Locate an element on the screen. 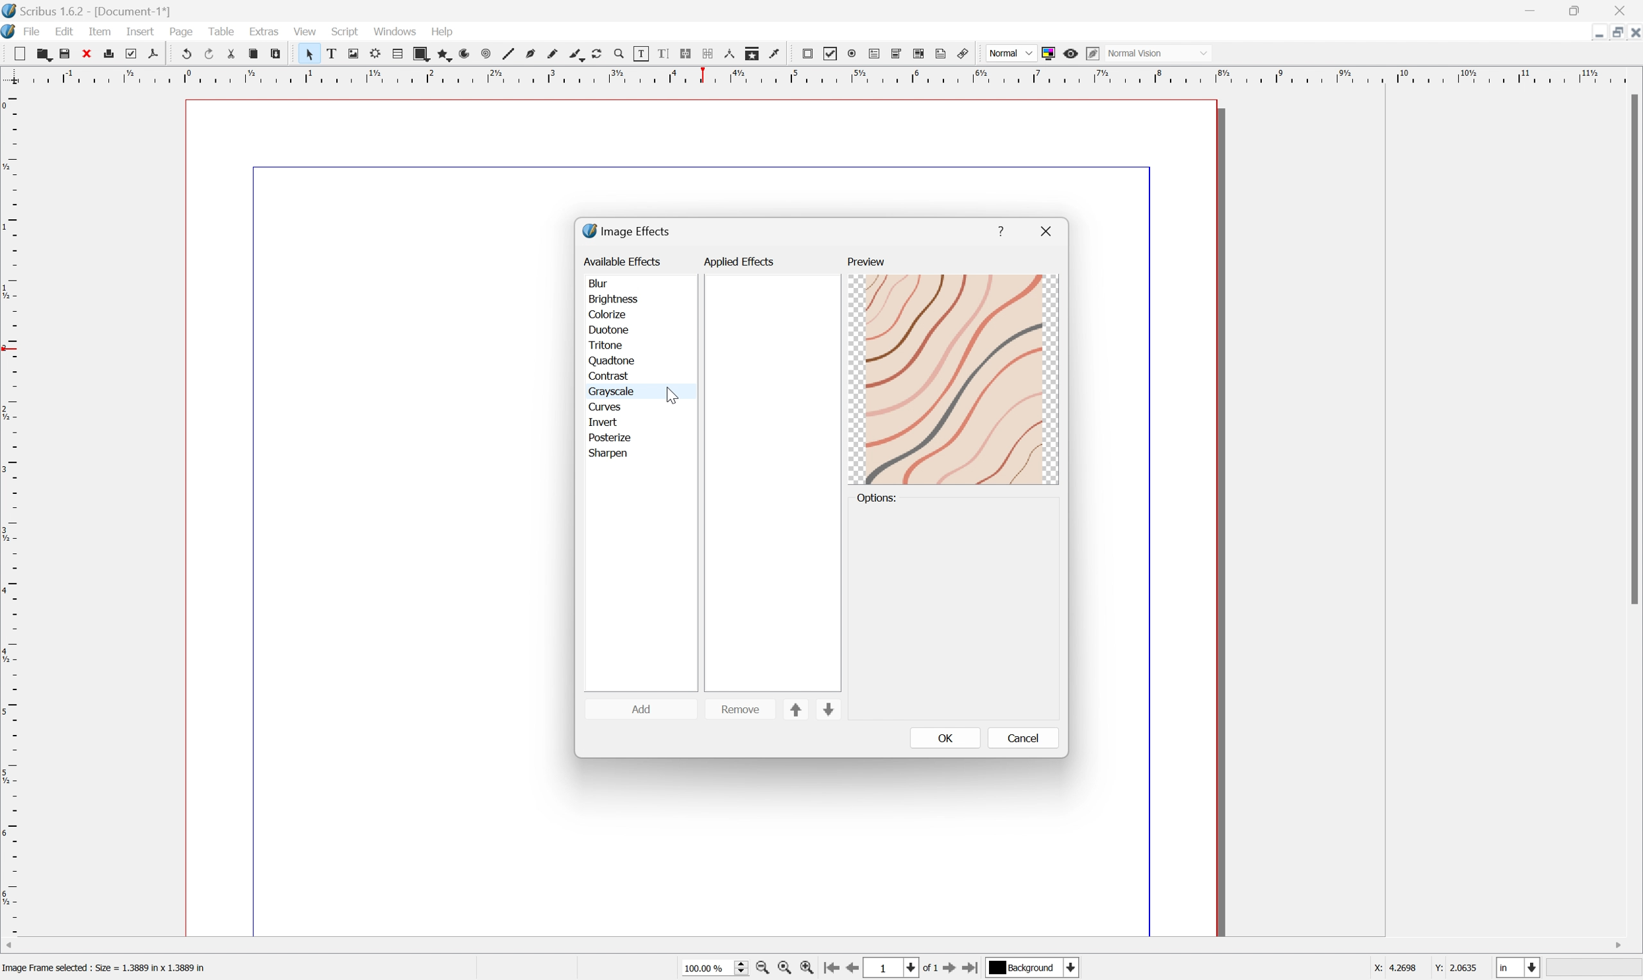 The image size is (1643, 980). Save as PDF is located at coordinates (160, 53).